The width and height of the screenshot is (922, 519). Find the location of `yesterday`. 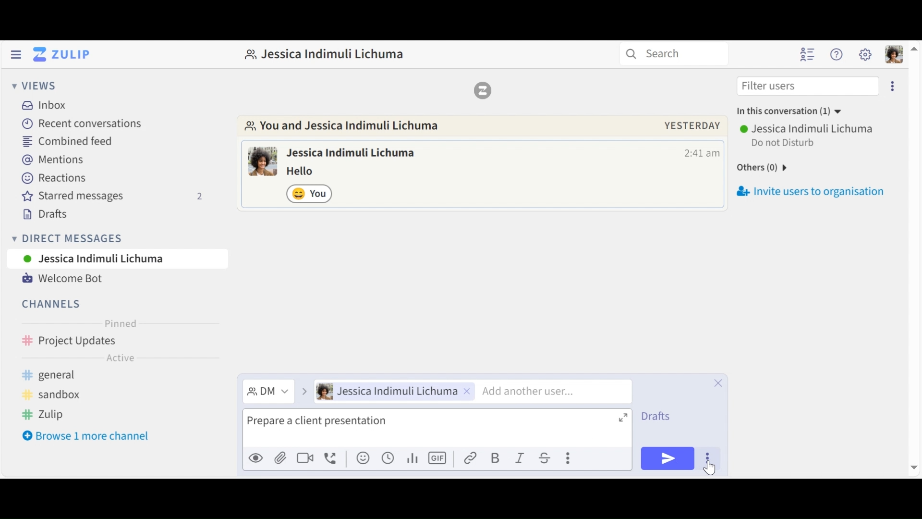

yesterday is located at coordinates (692, 125).